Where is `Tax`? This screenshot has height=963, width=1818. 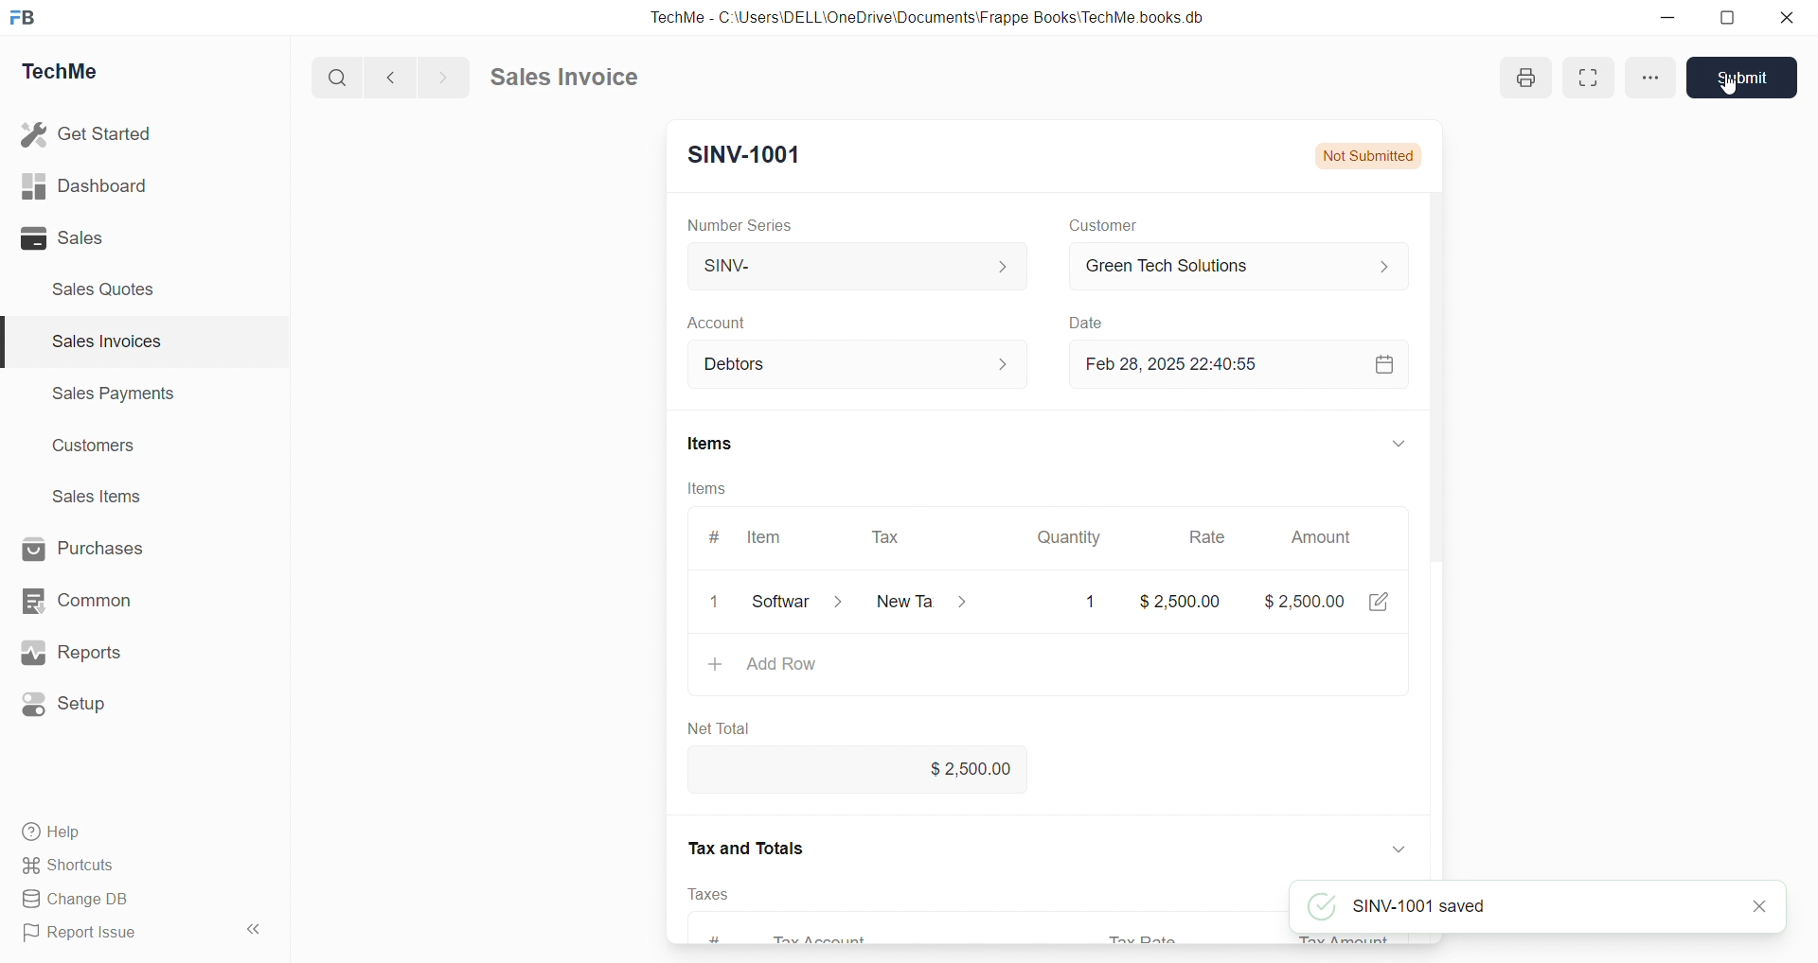 Tax is located at coordinates (885, 538).